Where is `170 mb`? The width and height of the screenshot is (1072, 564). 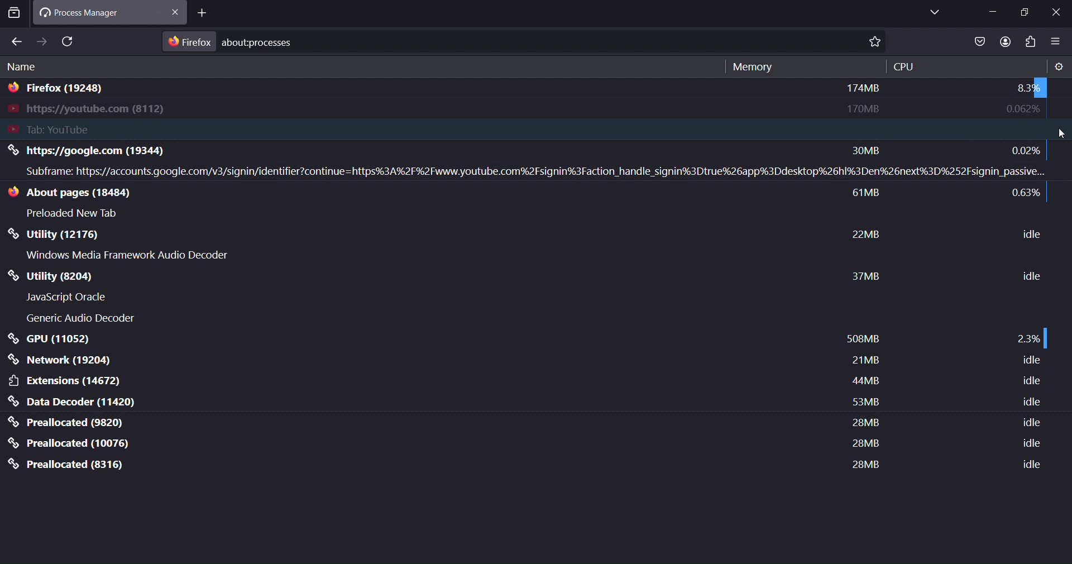 170 mb is located at coordinates (862, 108).